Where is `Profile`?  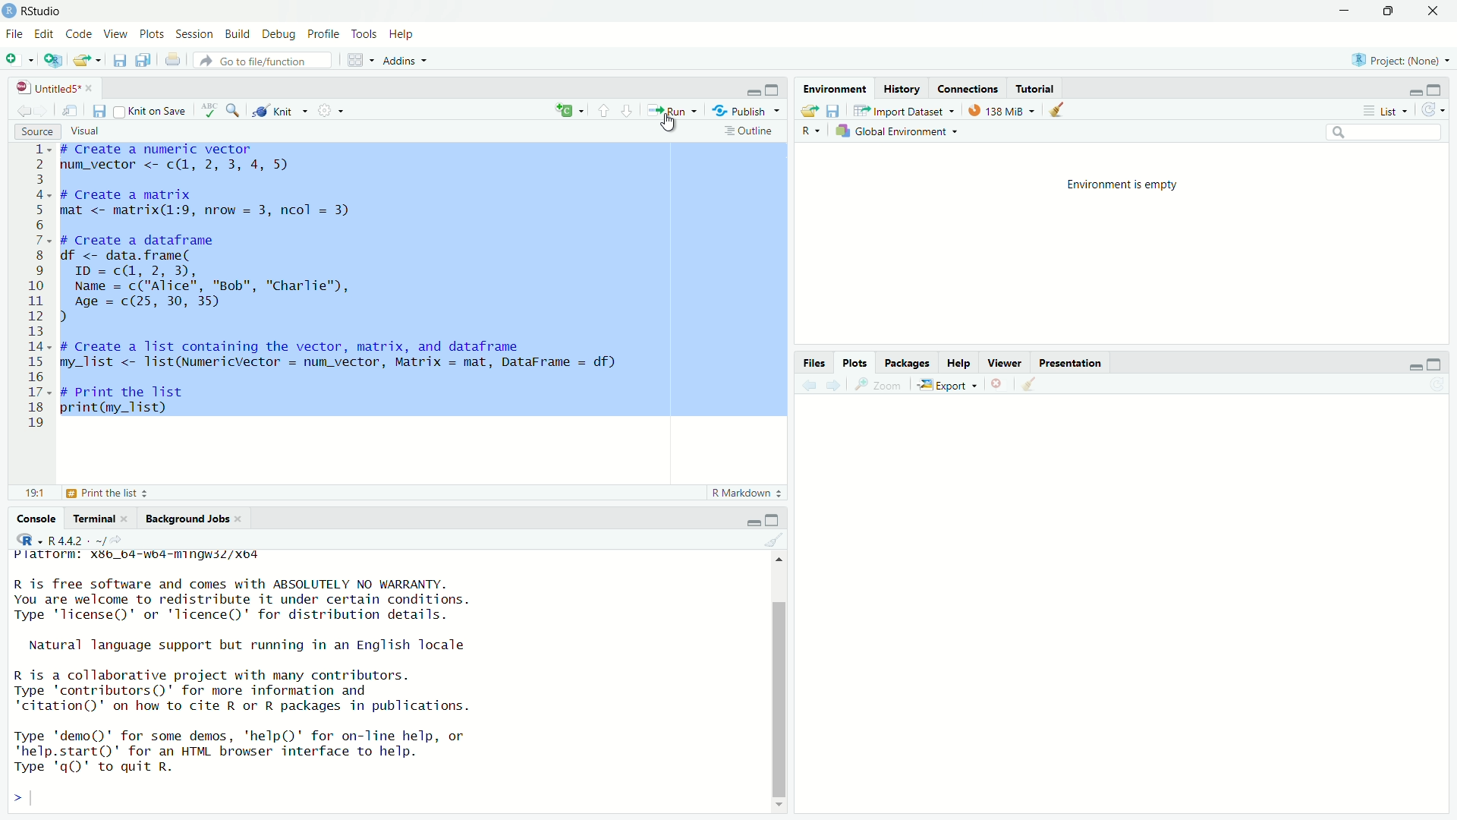 Profile is located at coordinates (323, 33).